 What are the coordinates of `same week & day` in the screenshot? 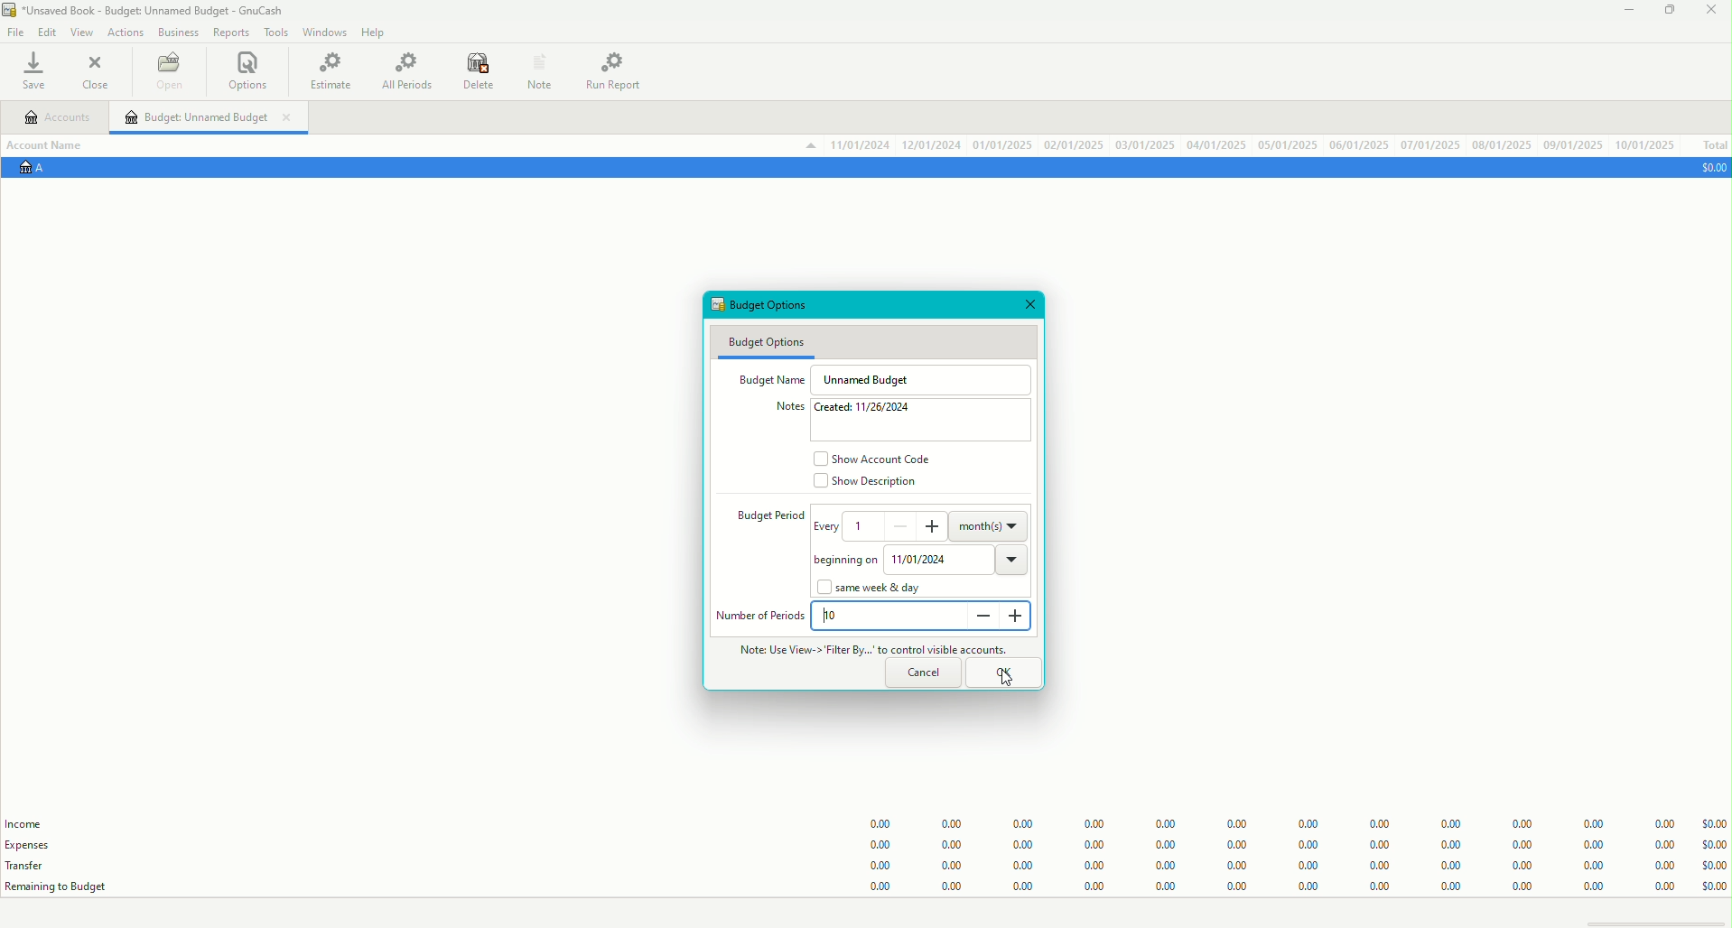 It's located at (876, 589).